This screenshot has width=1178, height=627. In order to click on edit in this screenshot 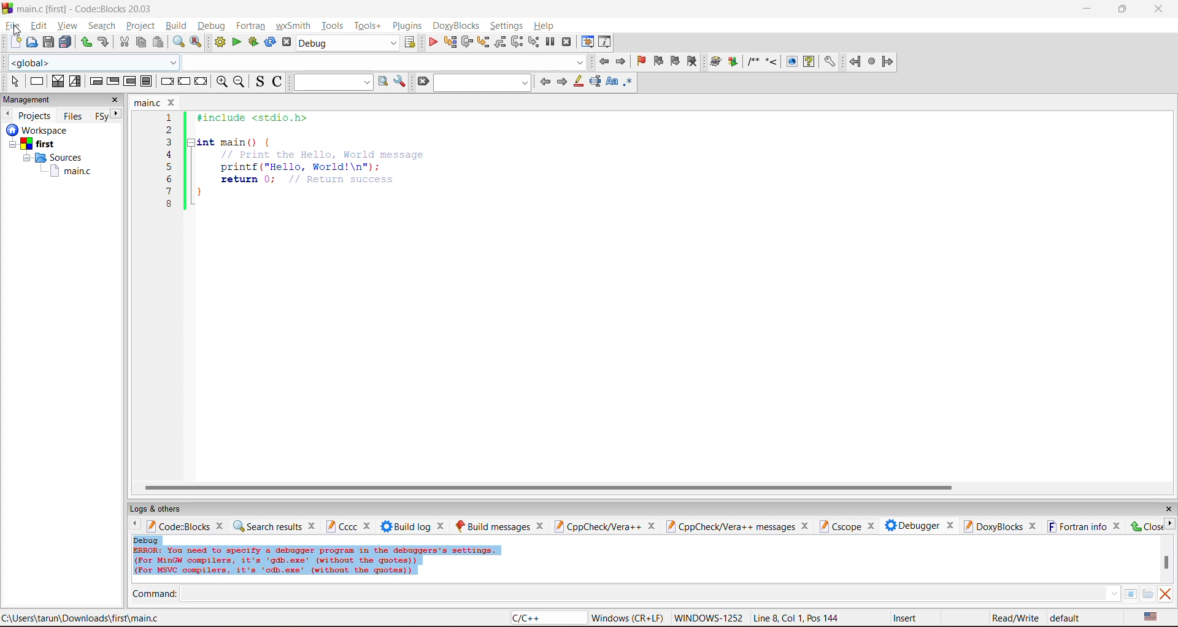, I will do `click(40, 26)`.